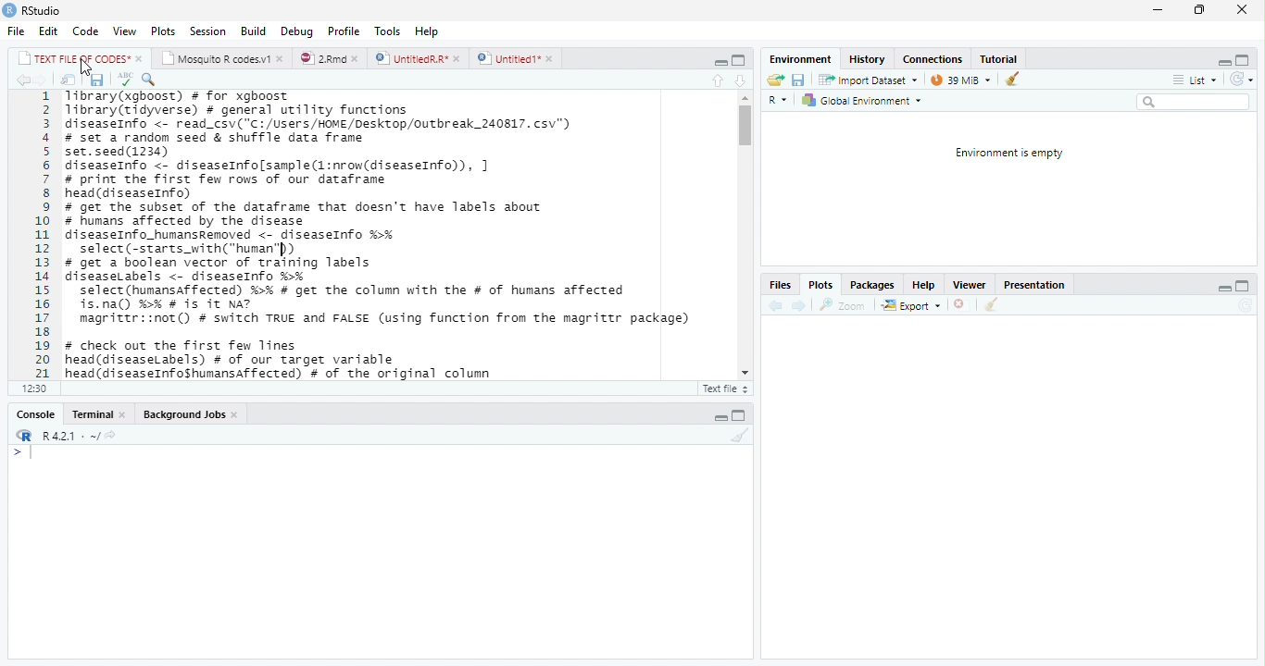 The image size is (1265, 666). What do you see at coordinates (799, 79) in the screenshot?
I see `Save` at bounding box center [799, 79].